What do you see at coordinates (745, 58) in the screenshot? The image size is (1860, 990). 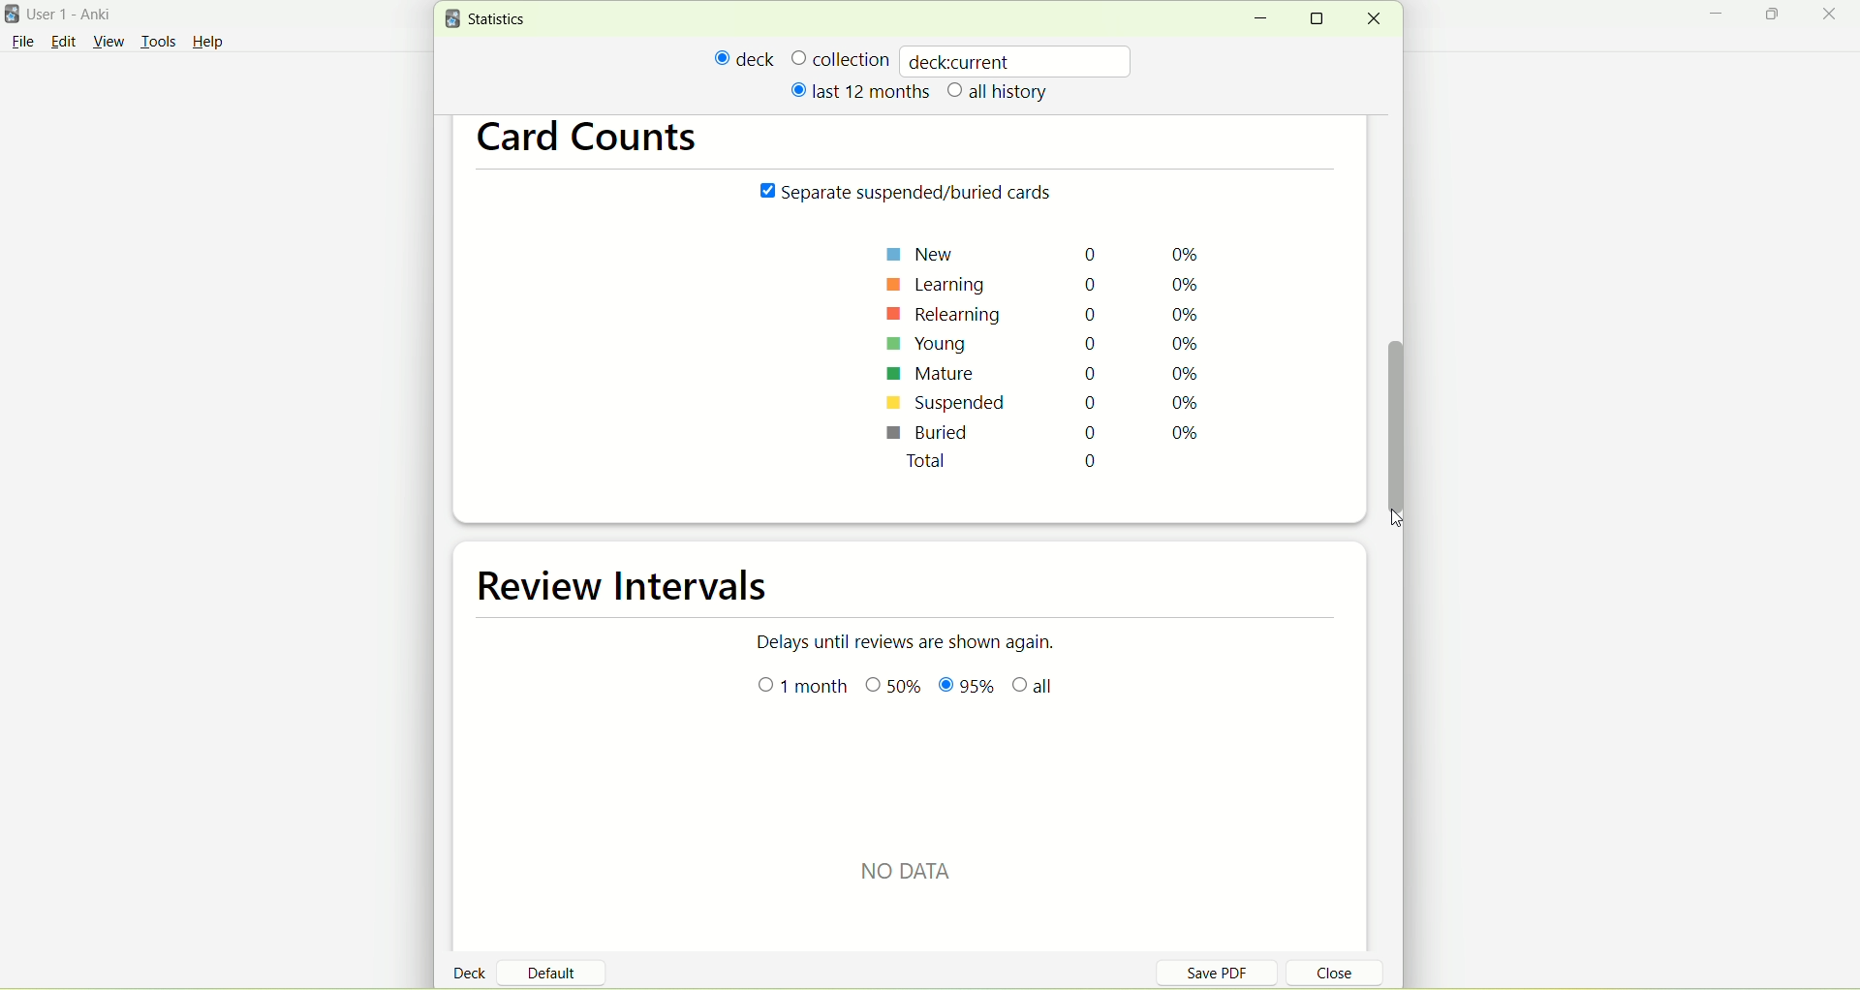 I see `deck` at bounding box center [745, 58].